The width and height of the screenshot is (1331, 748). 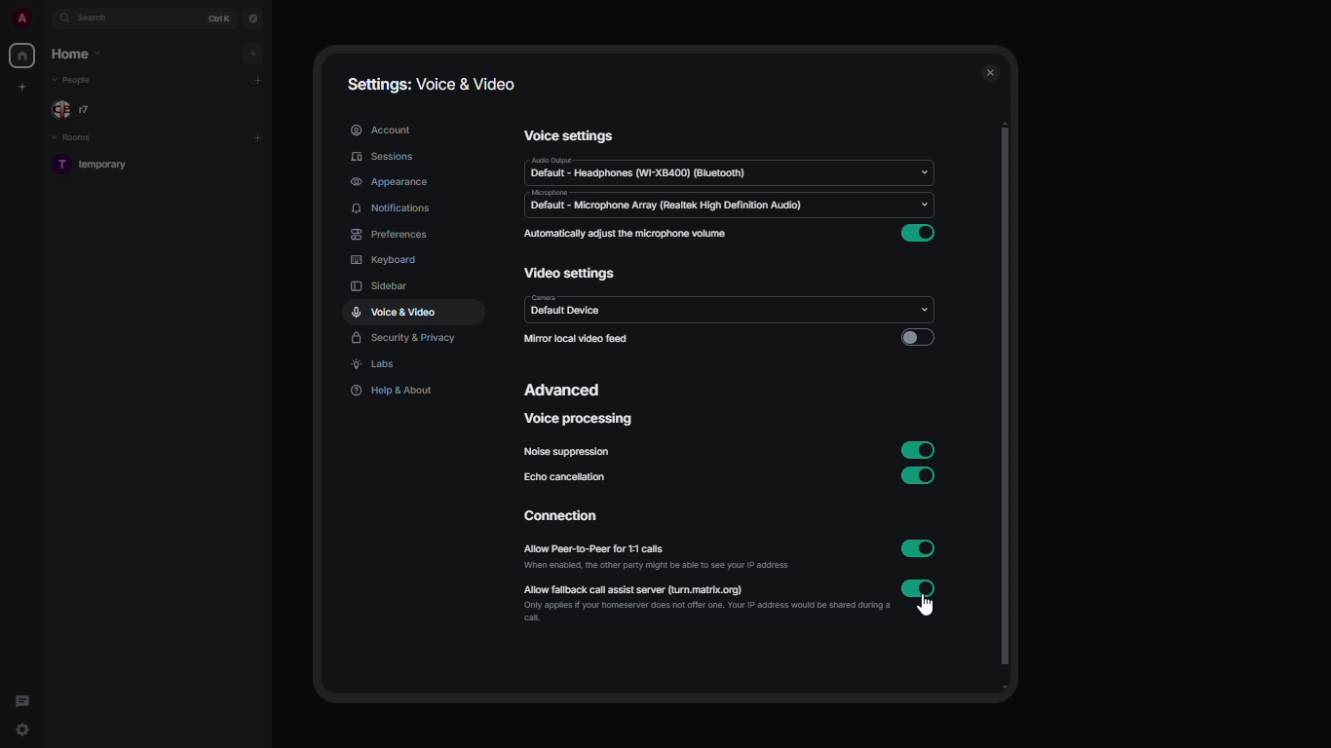 I want to click on labs, so click(x=376, y=366).